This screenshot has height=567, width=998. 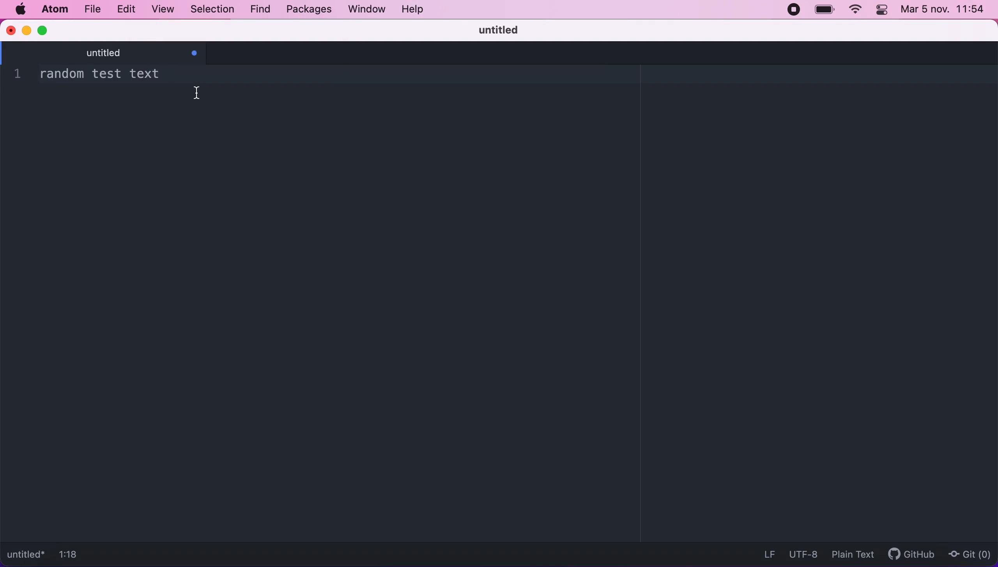 I want to click on wifi, so click(x=854, y=11).